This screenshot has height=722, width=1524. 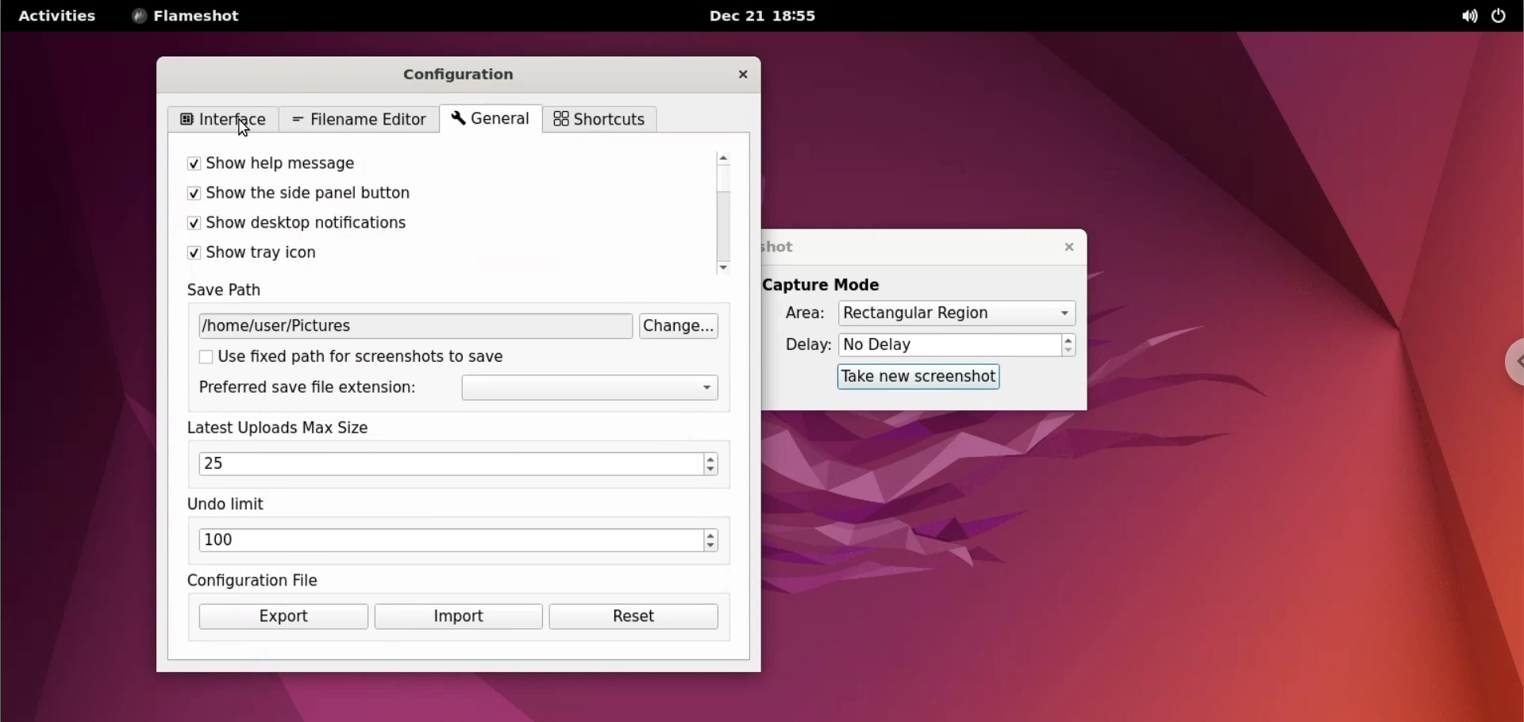 What do you see at coordinates (598, 119) in the screenshot?
I see `shortcuts` at bounding box center [598, 119].